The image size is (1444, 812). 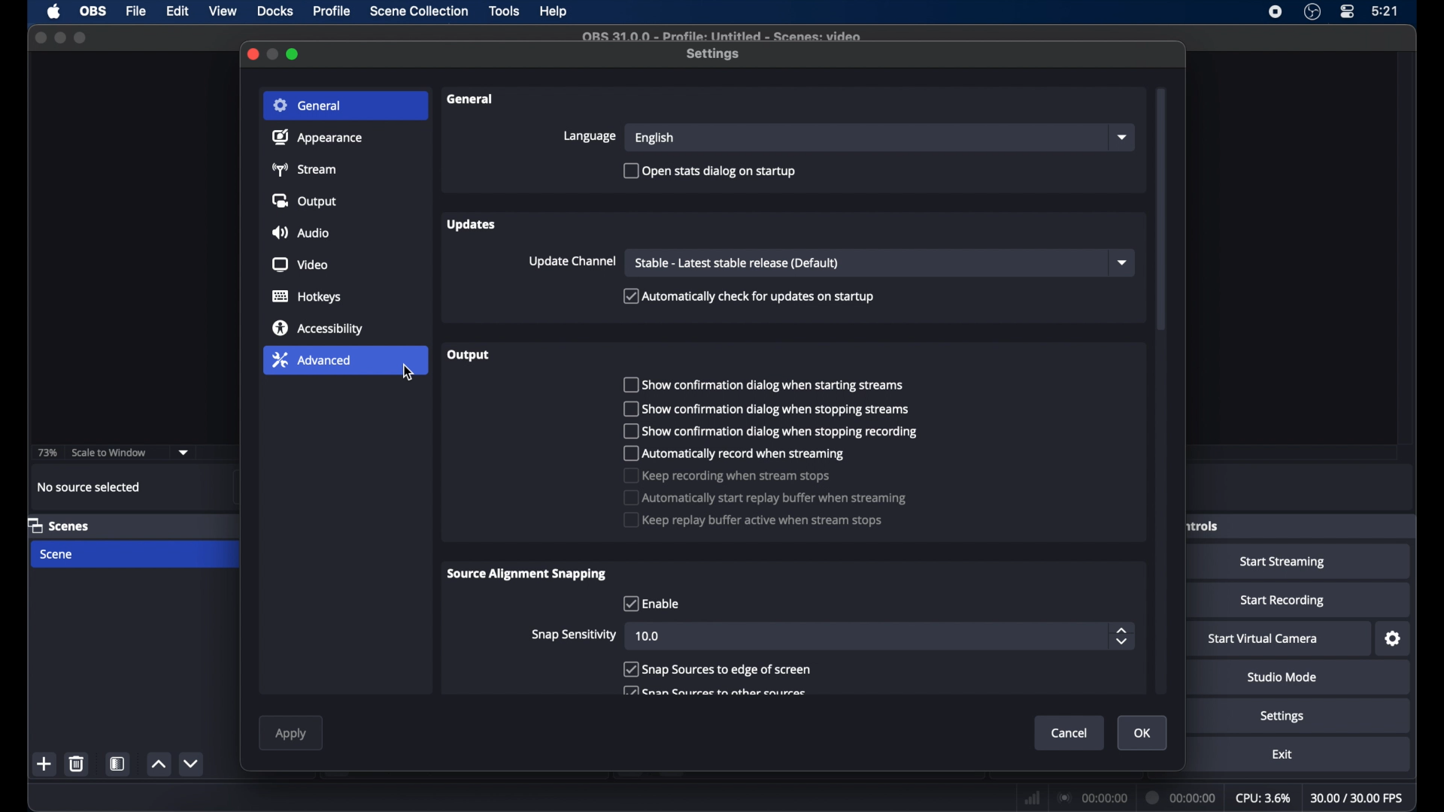 What do you see at coordinates (1282, 754) in the screenshot?
I see `exit` at bounding box center [1282, 754].